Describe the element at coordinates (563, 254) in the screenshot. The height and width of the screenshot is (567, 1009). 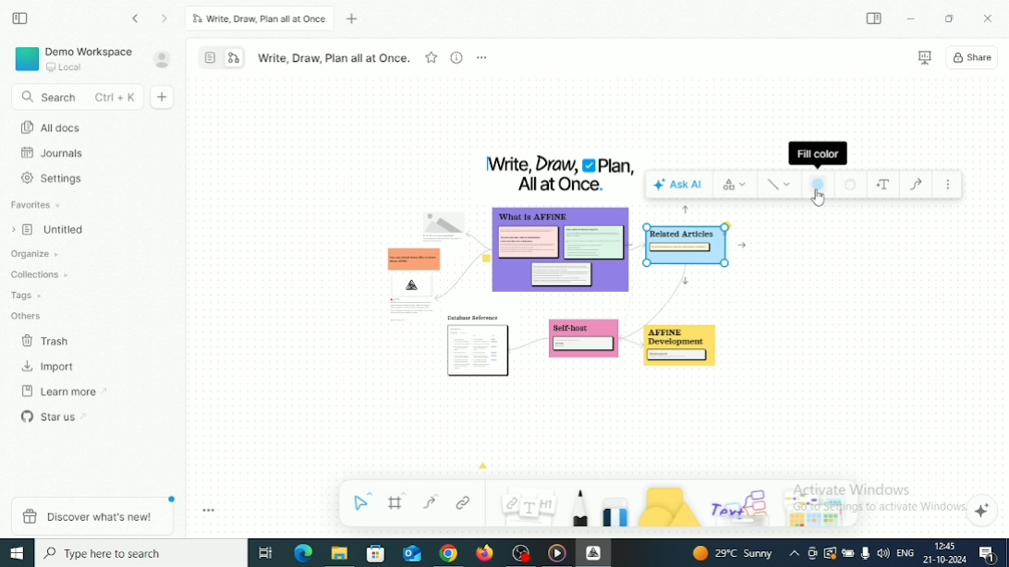
I see `Sticky notes` at that location.